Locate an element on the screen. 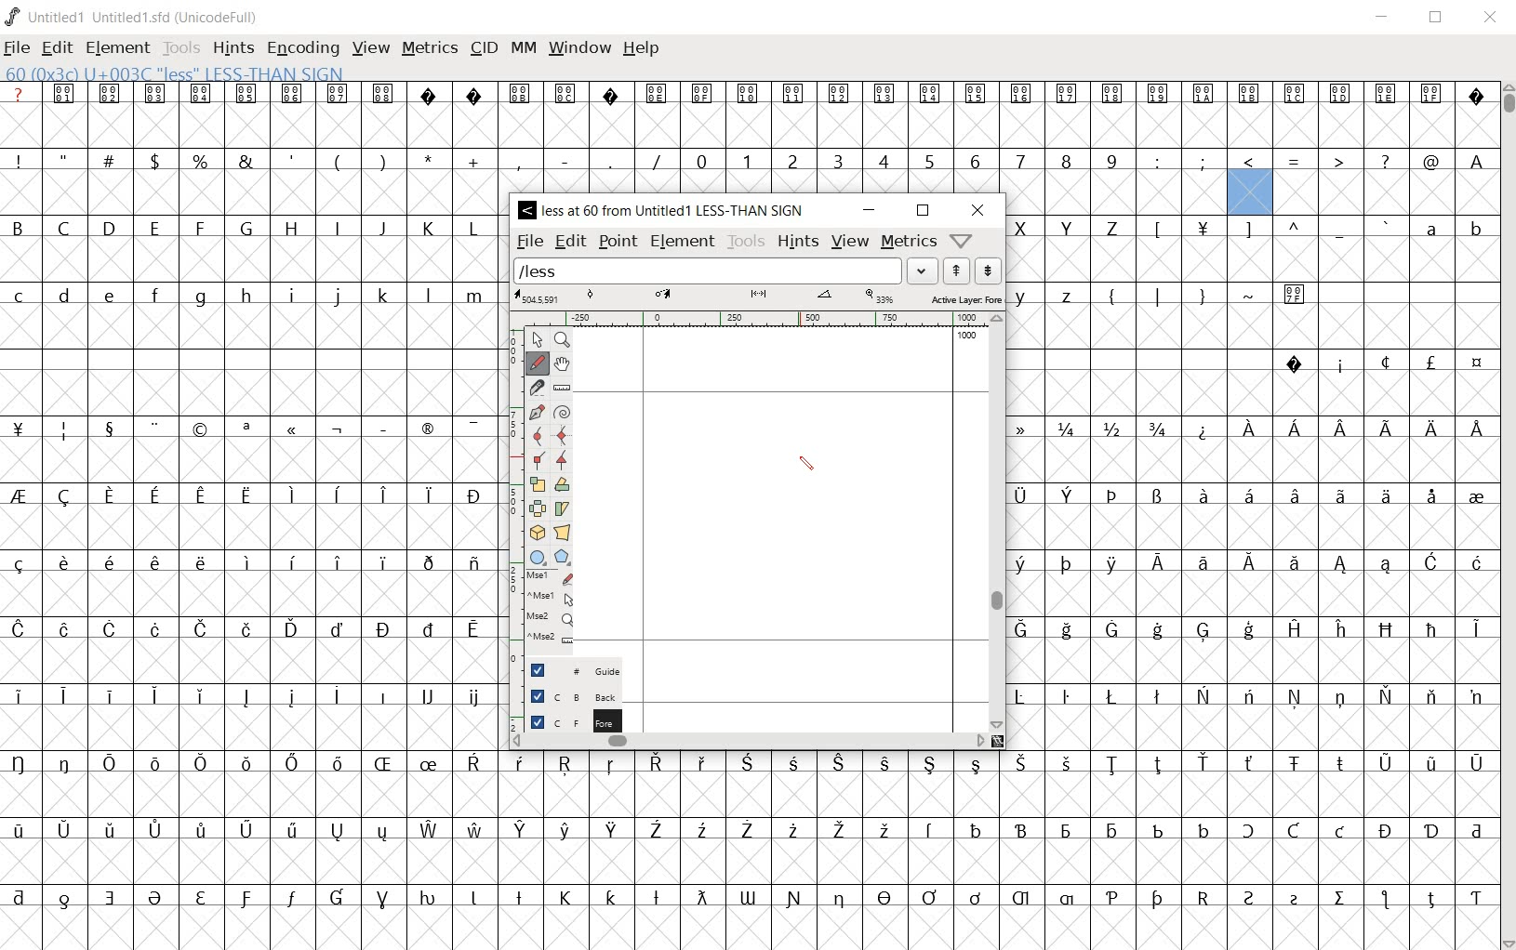 This screenshot has height=950, width=1516.  is located at coordinates (744, 763).